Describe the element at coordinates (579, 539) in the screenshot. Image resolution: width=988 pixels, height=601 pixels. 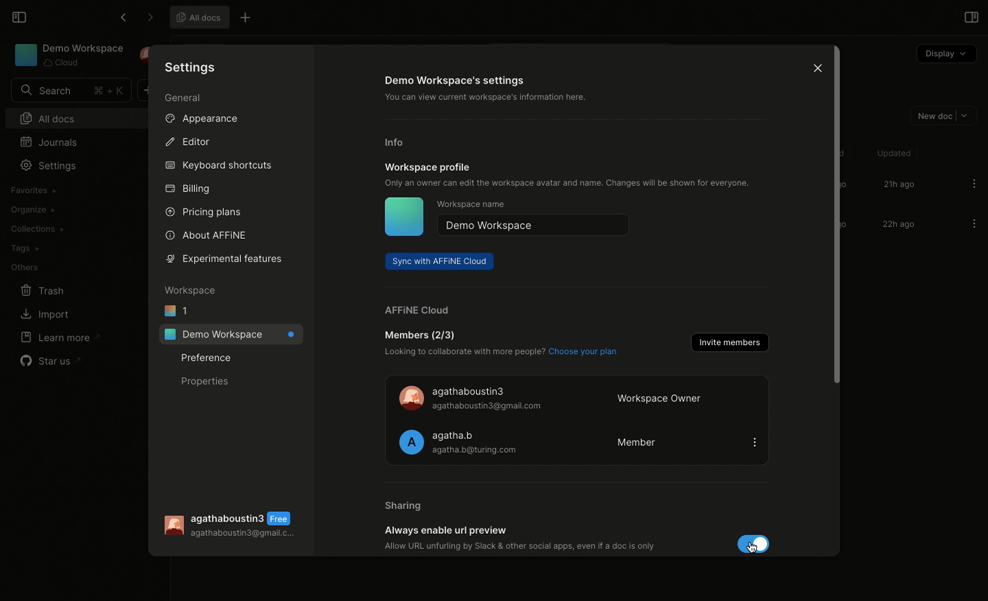
I see `Always enable url preview` at that location.